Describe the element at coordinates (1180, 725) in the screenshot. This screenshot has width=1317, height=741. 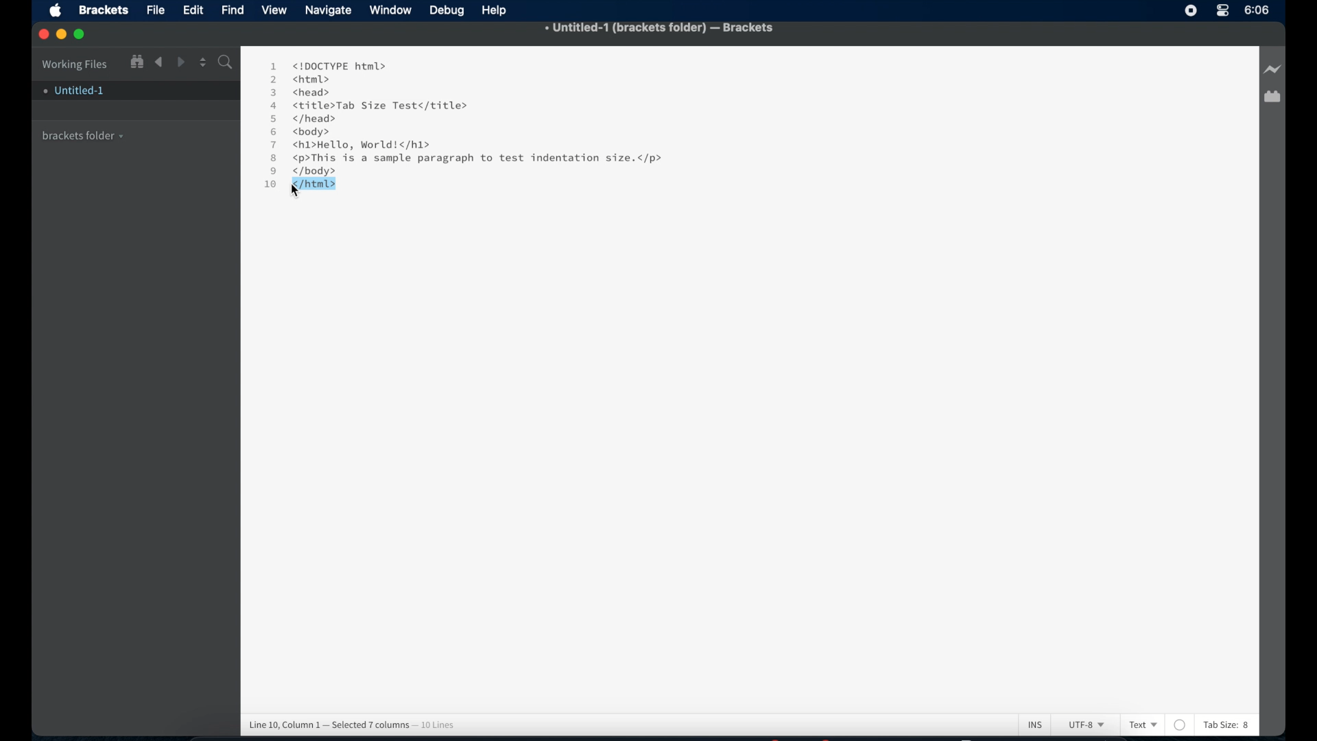
I see `Color` at that location.